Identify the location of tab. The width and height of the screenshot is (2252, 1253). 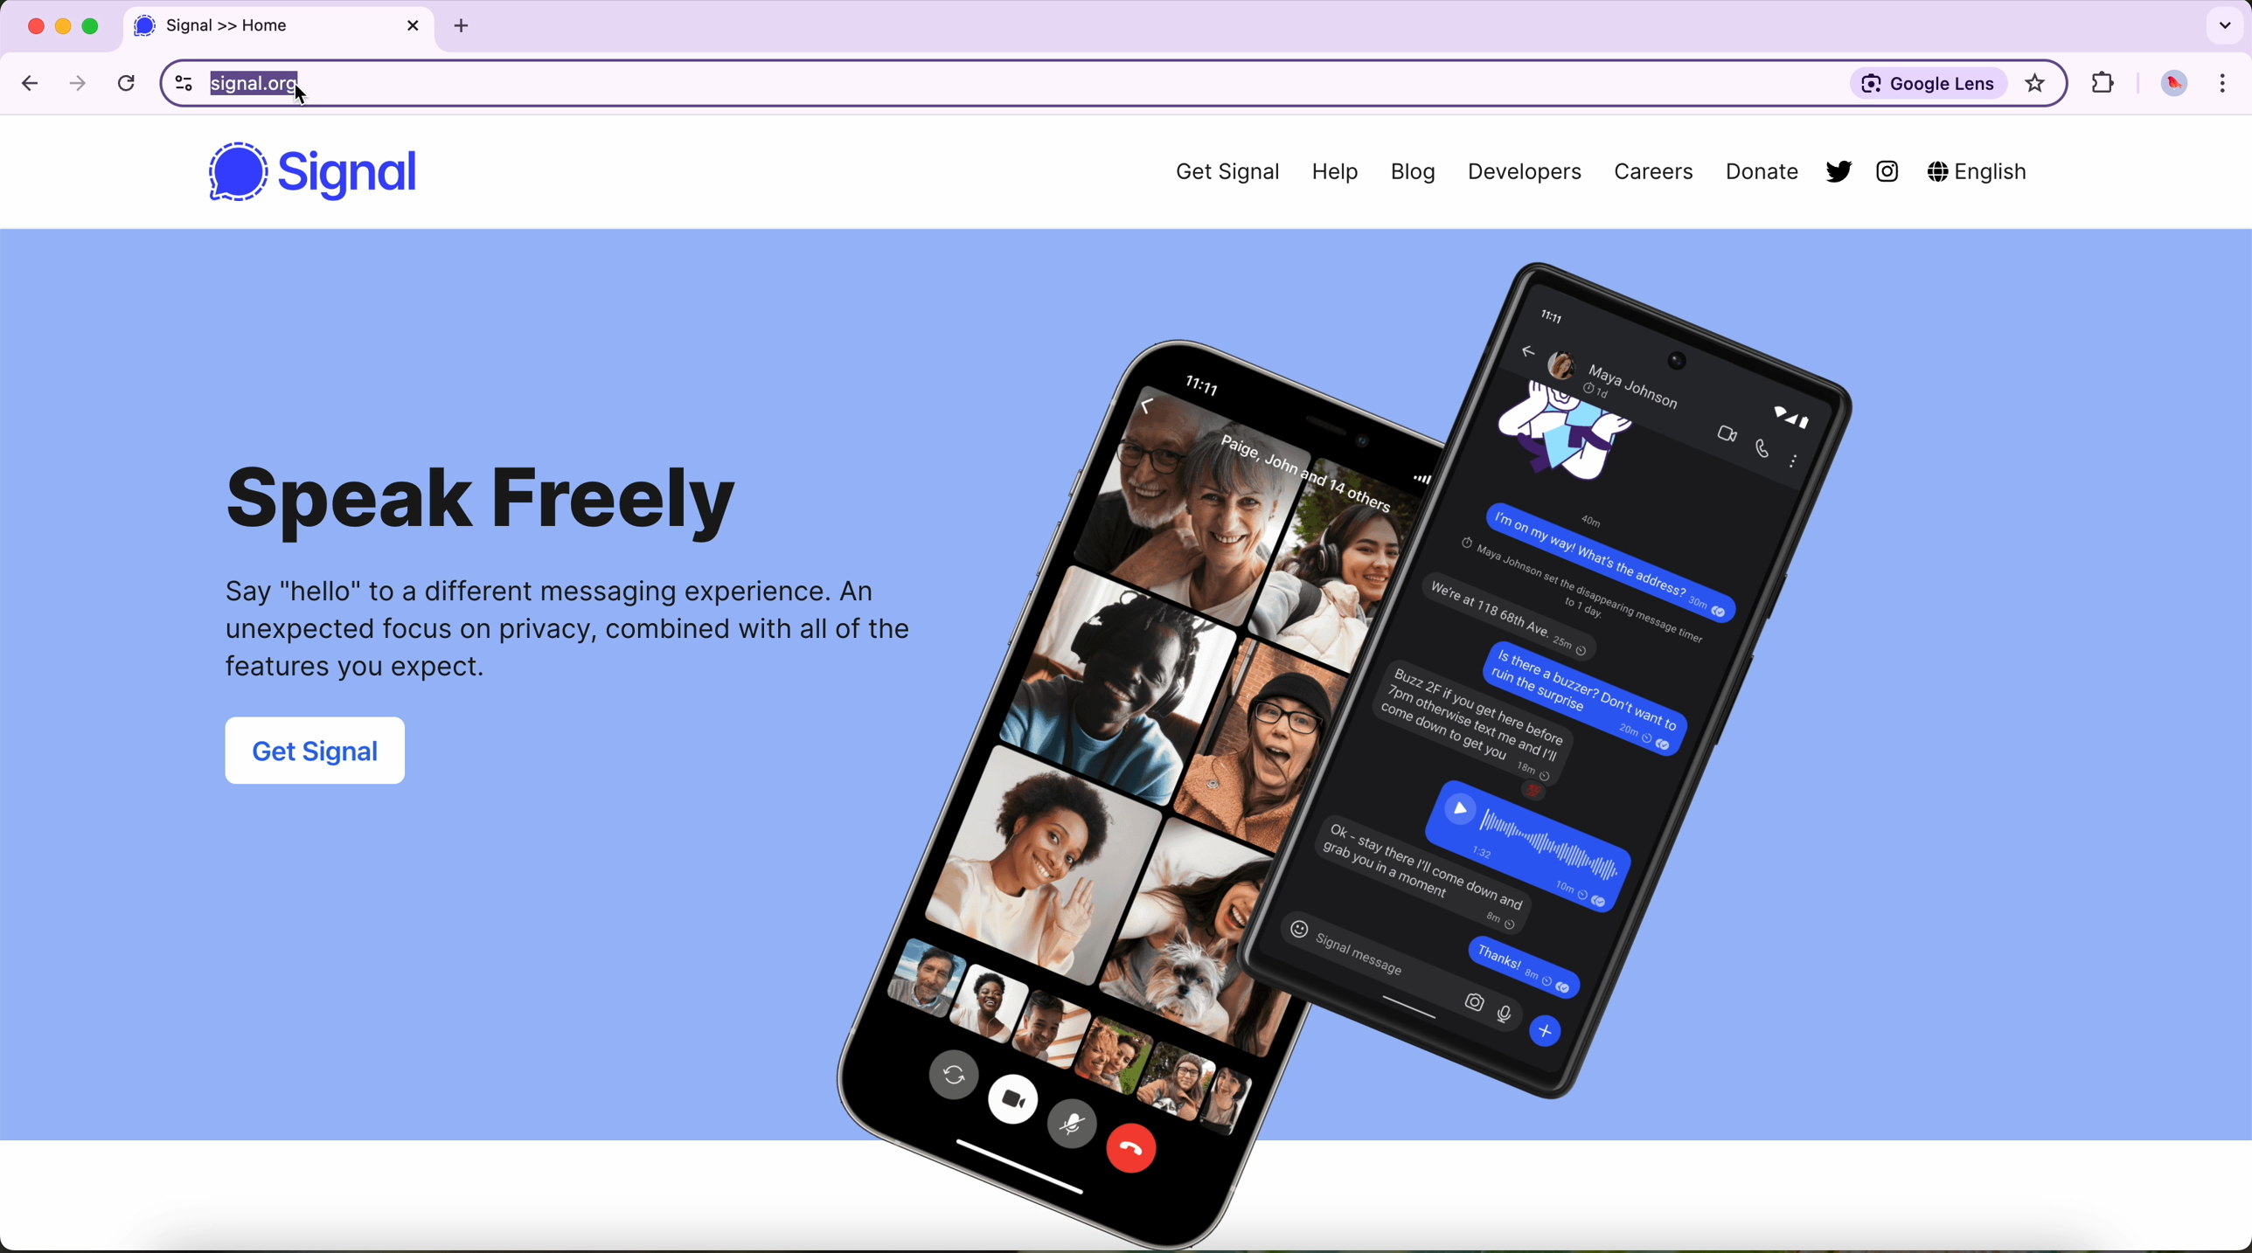
(280, 28).